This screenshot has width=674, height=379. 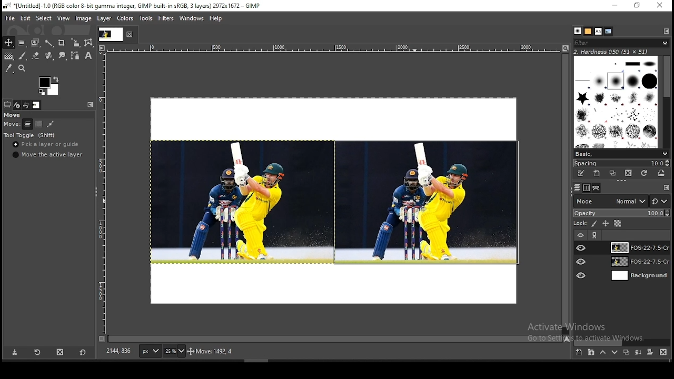 I want to click on cursor, so click(x=415, y=202).